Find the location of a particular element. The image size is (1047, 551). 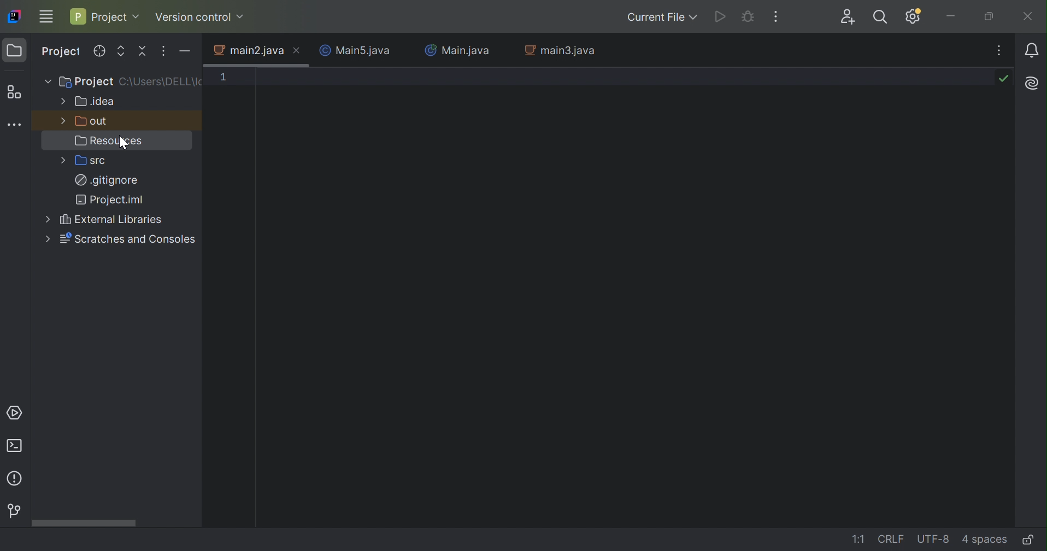

Project is located at coordinates (105, 17).